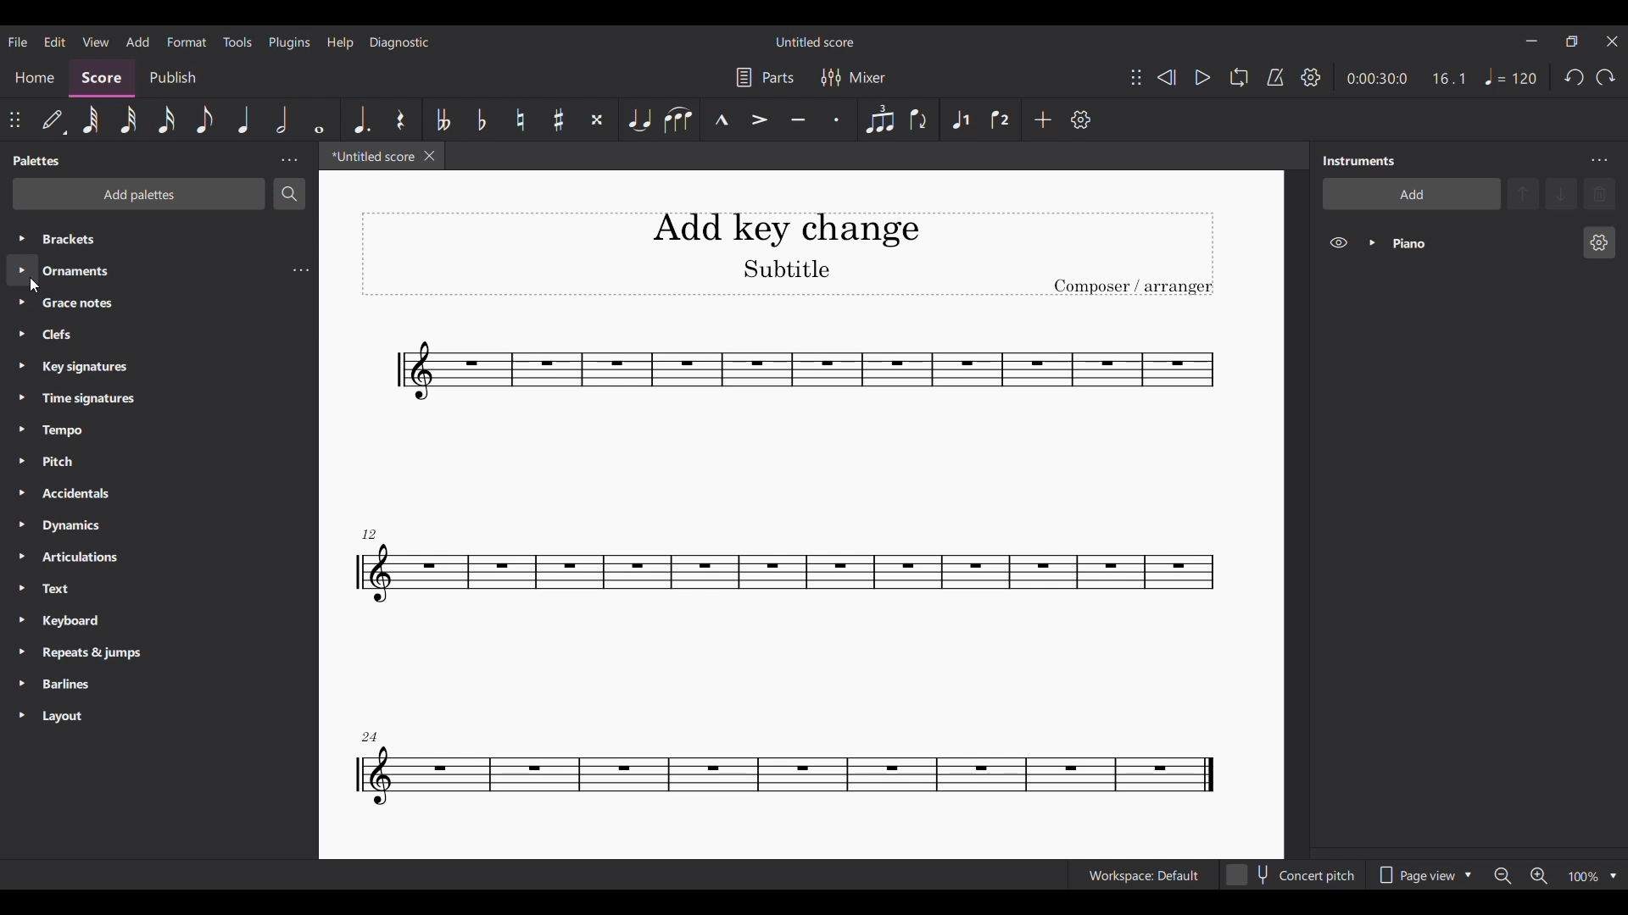 The image size is (1628, 915). What do you see at coordinates (1584, 878) in the screenshot?
I see `Current zoom factor` at bounding box center [1584, 878].